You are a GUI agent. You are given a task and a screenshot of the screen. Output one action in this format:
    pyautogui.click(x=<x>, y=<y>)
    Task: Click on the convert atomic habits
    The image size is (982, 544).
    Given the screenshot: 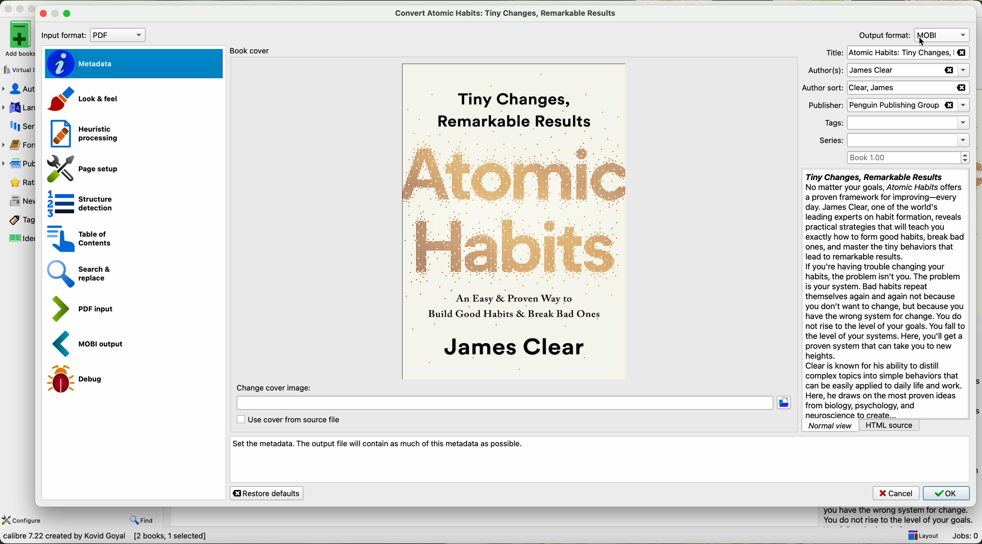 What is the action you would take?
    pyautogui.click(x=509, y=13)
    